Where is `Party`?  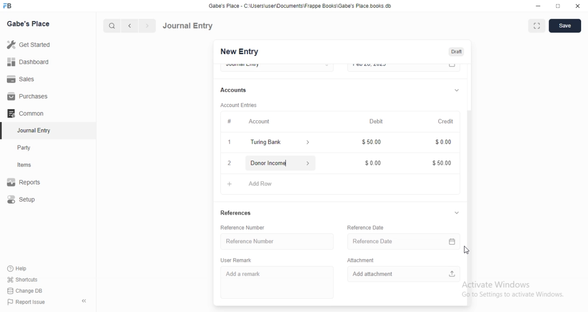 Party is located at coordinates (30, 148).